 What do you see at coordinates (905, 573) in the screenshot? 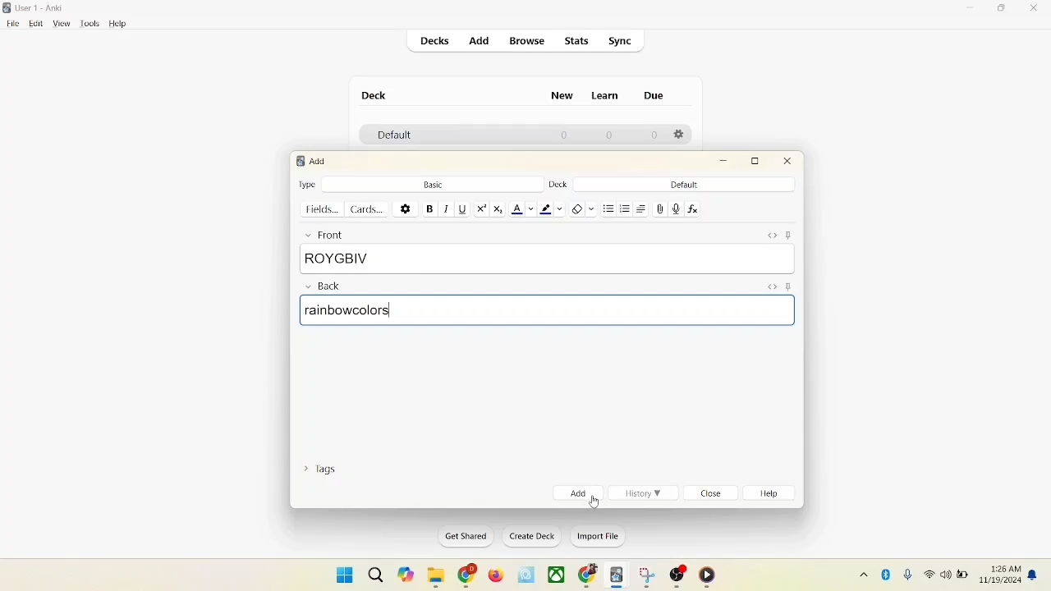
I see `microphone` at bounding box center [905, 573].